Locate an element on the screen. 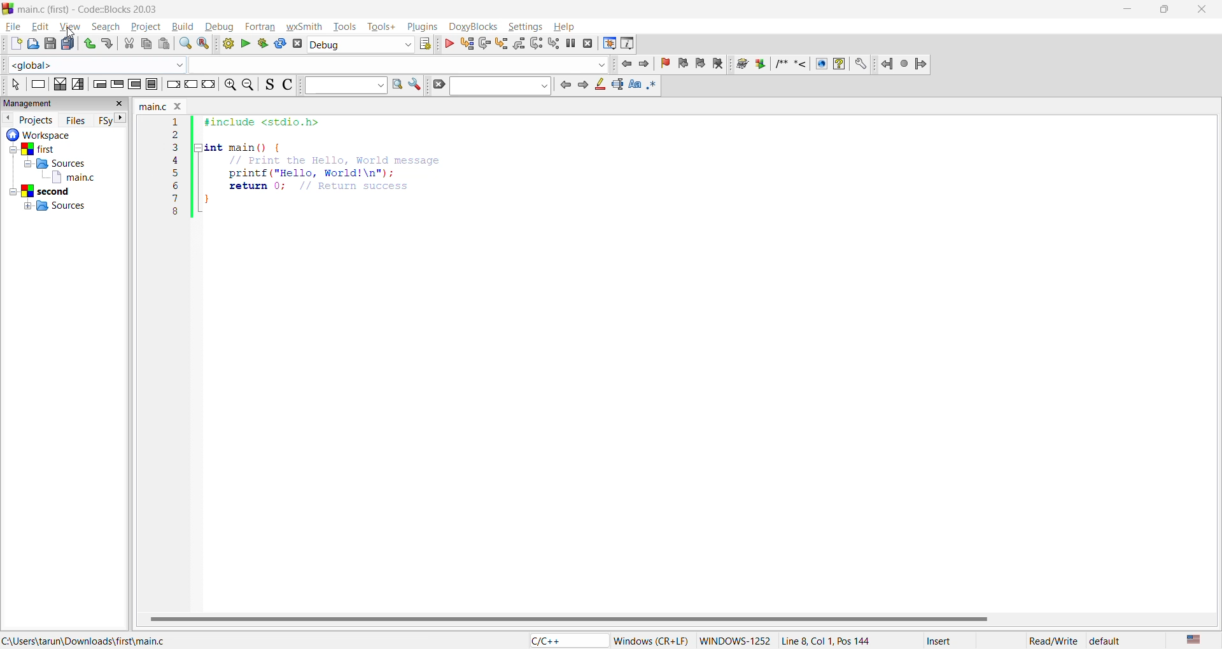 The image size is (1222, 649). run to cursor is located at coordinates (465, 44).